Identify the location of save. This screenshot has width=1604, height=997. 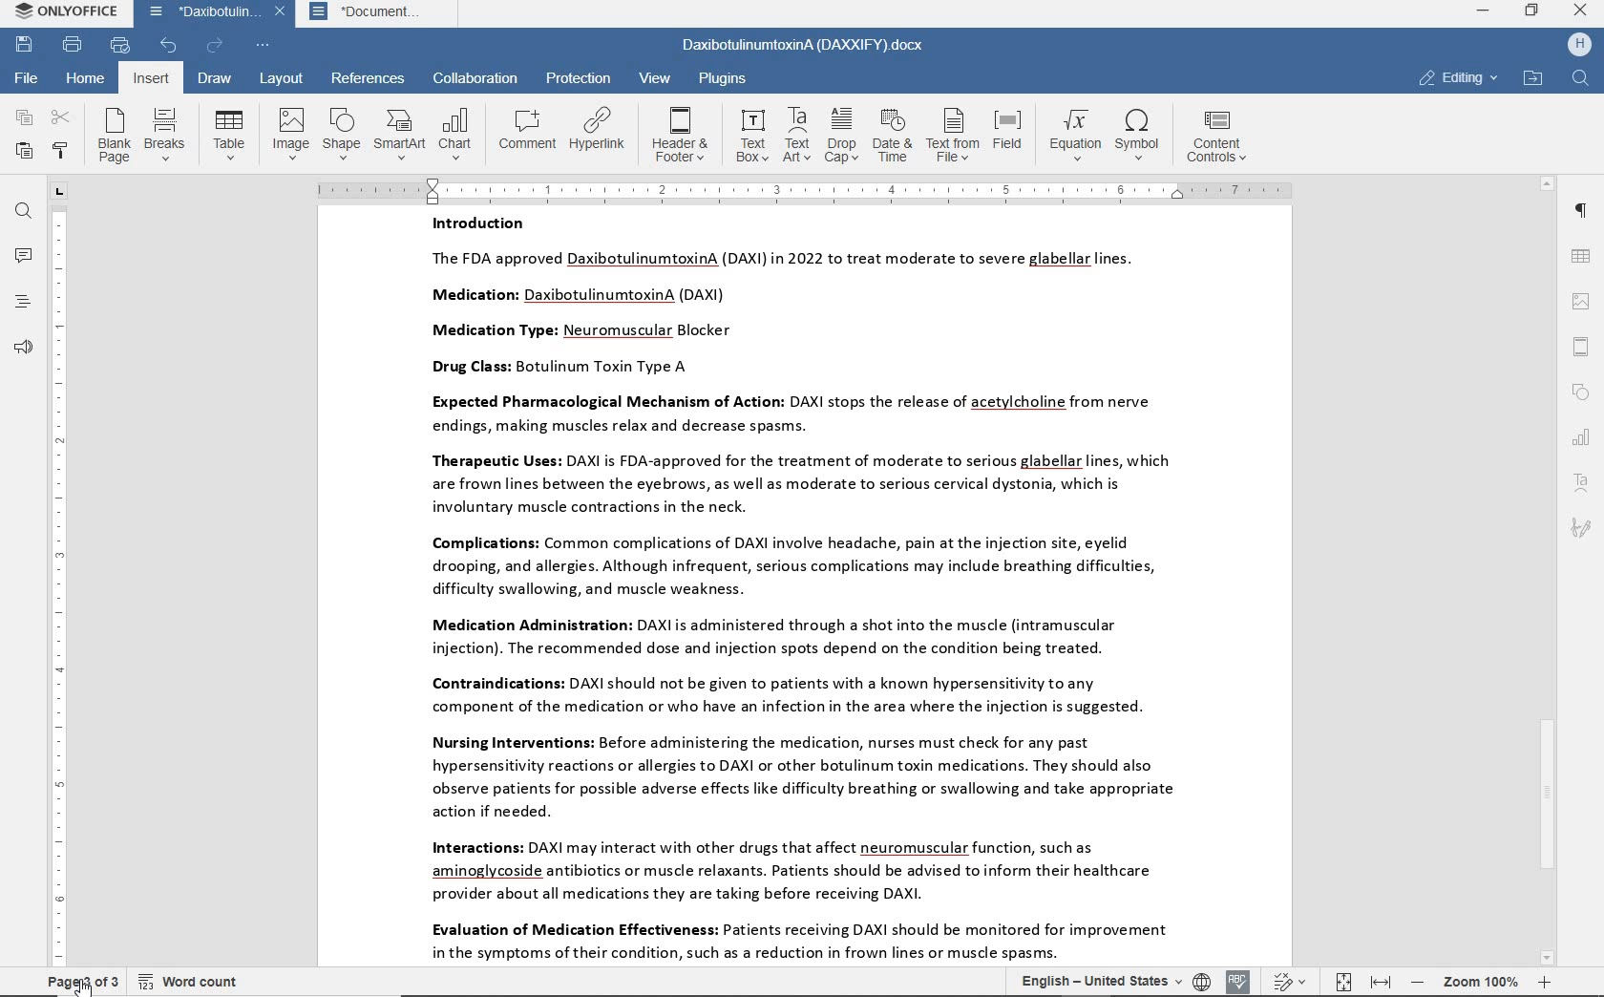
(25, 45).